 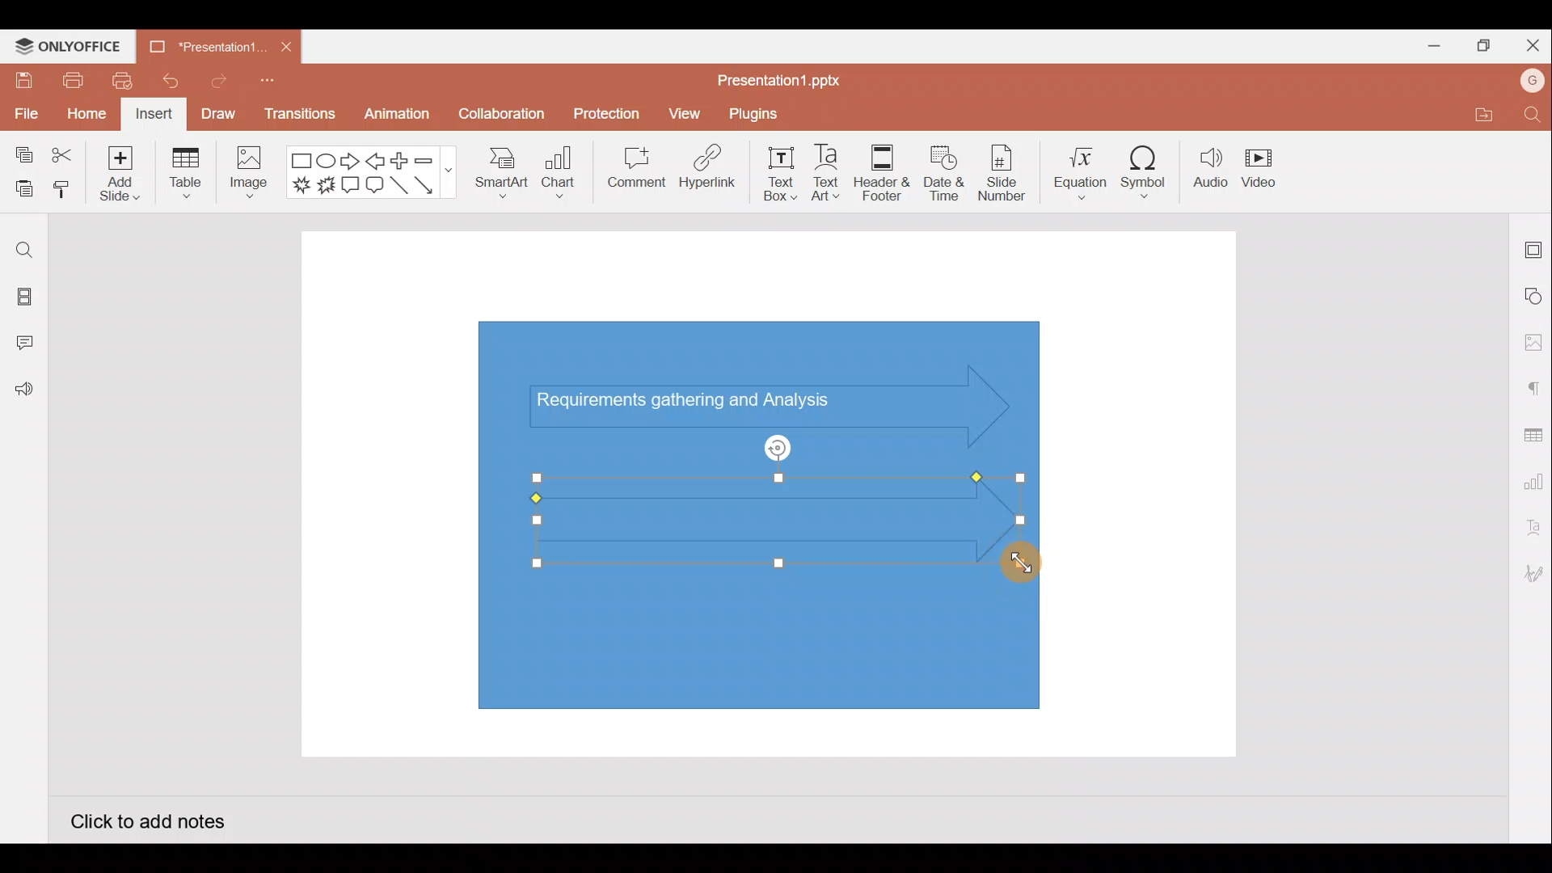 What do you see at coordinates (21, 79) in the screenshot?
I see `Save` at bounding box center [21, 79].